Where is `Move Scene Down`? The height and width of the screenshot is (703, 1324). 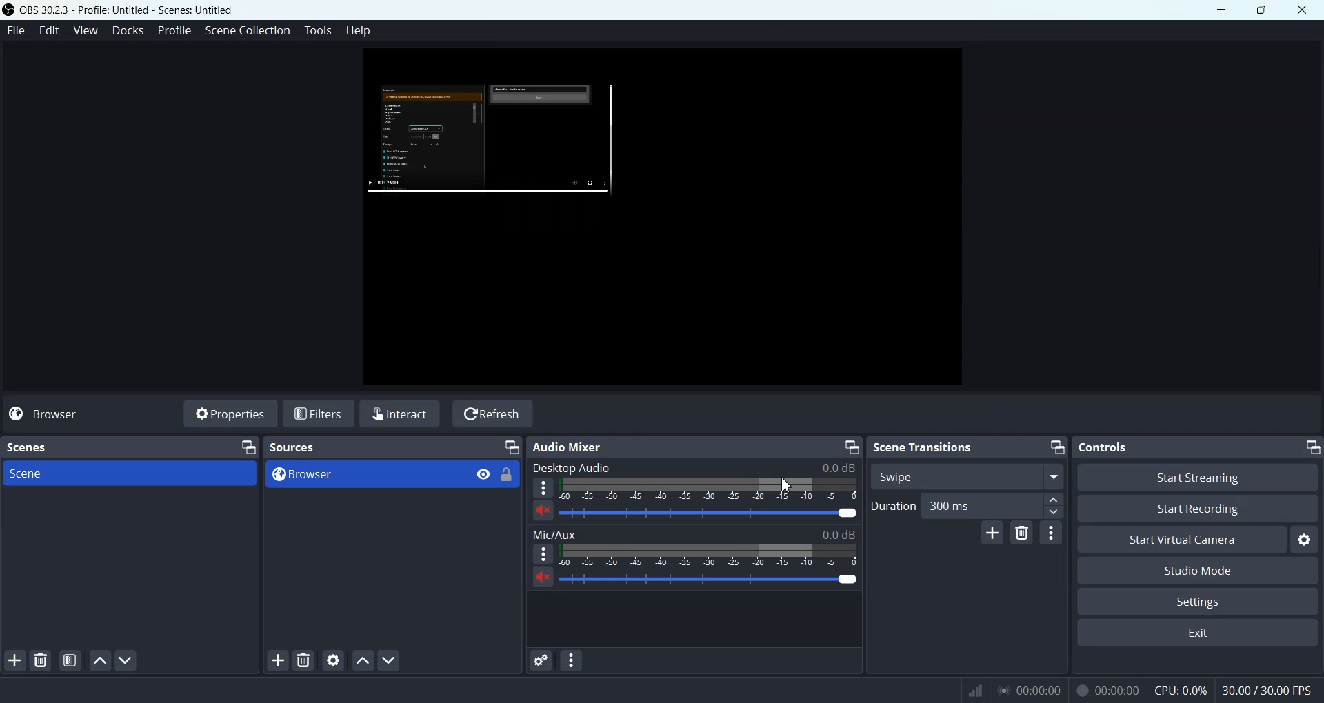
Move Scene Down is located at coordinates (127, 660).